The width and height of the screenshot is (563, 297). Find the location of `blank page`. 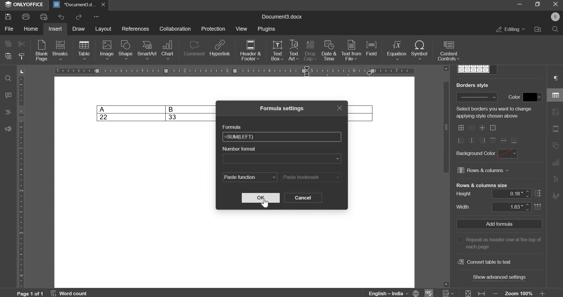

blank page is located at coordinates (41, 51).